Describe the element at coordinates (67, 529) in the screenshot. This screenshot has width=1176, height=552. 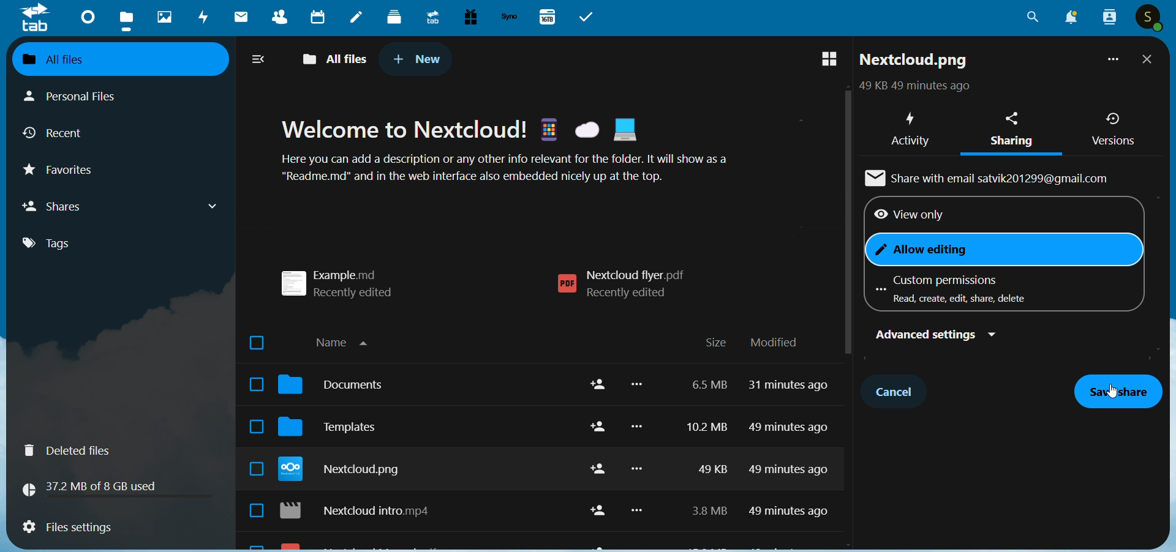
I see `files setting` at that location.